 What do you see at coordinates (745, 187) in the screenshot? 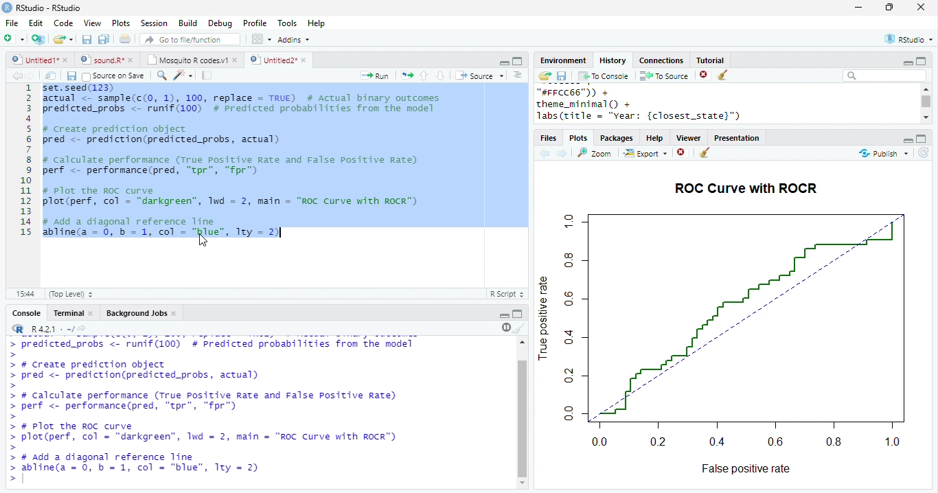
I see `ROC Curve with ROCR` at bounding box center [745, 187].